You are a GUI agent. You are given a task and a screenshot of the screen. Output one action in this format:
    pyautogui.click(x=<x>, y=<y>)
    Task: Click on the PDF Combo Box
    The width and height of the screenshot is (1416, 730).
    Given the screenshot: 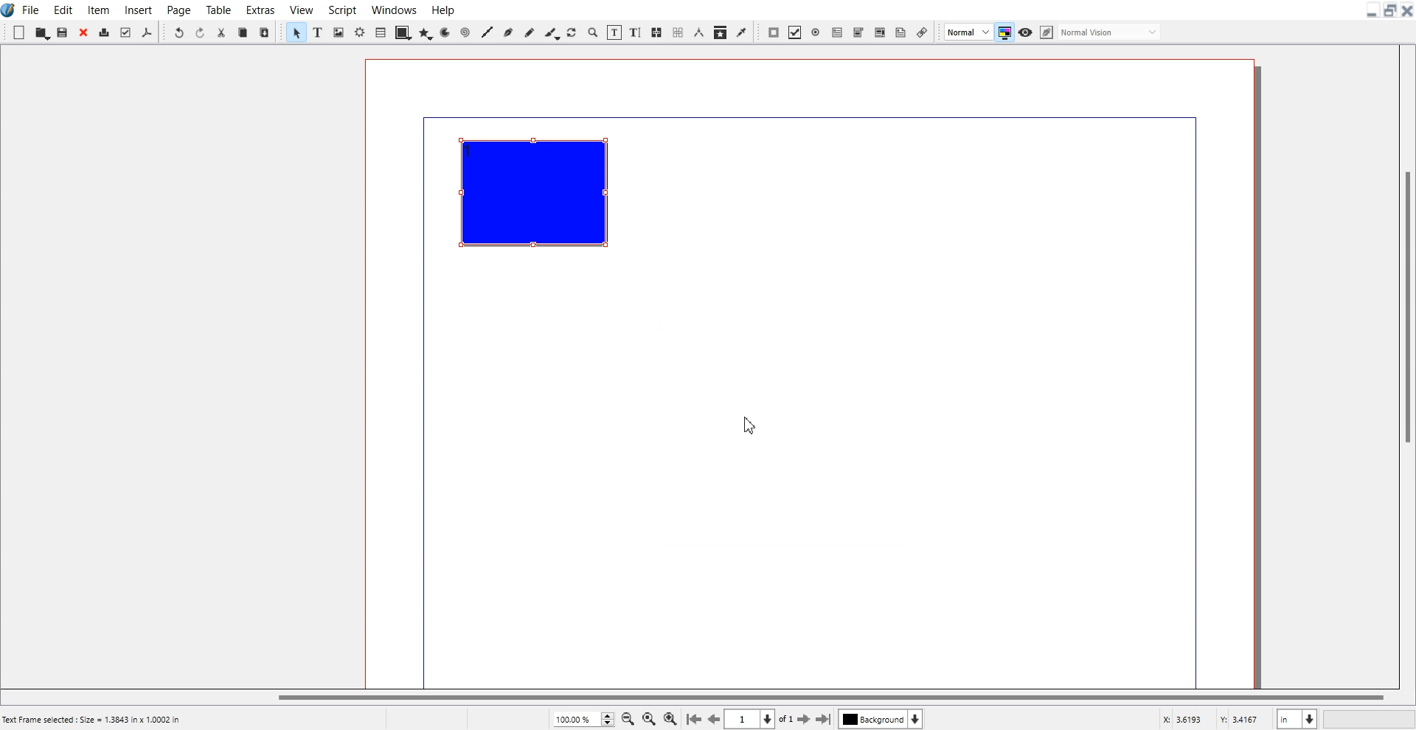 What is the action you would take?
    pyautogui.click(x=859, y=32)
    